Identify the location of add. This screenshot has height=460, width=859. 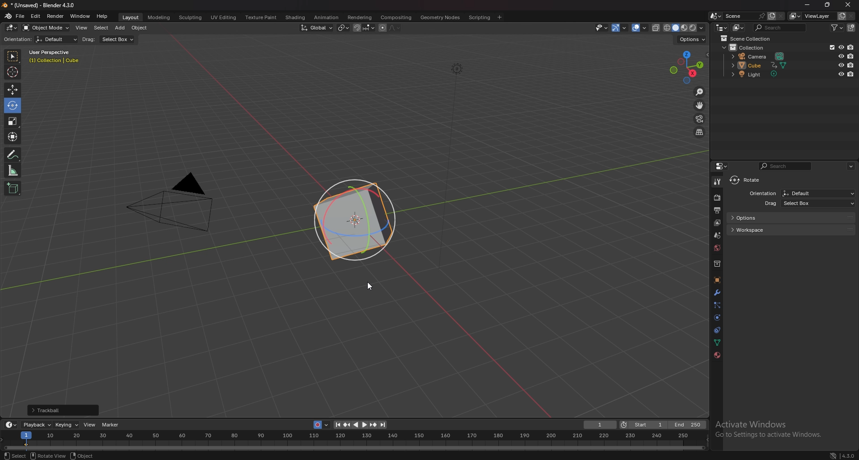
(120, 28).